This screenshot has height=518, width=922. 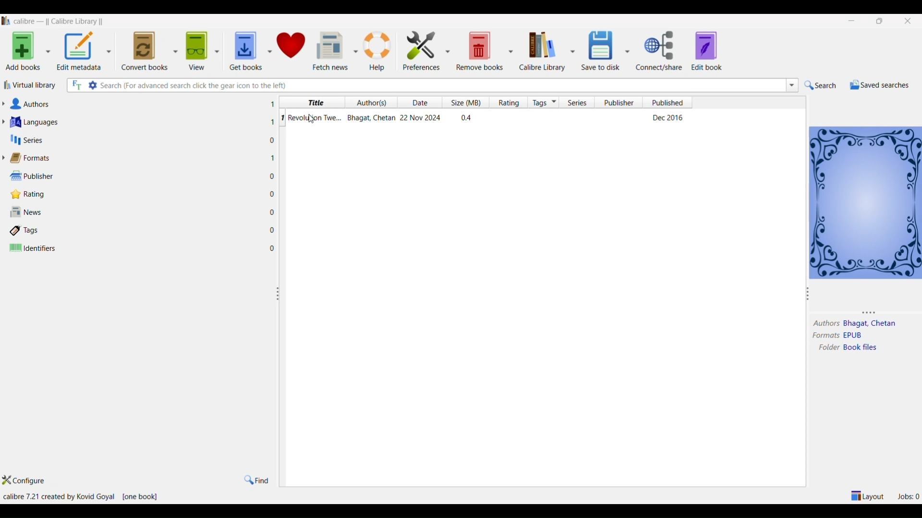 What do you see at coordinates (871, 324) in the screenshot?
I see `author name` at bounding box center [871, 324].